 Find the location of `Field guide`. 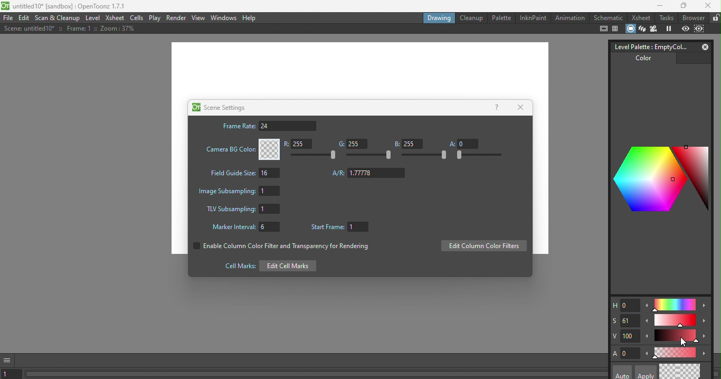

Field guide is located at coordinates (616, 29).